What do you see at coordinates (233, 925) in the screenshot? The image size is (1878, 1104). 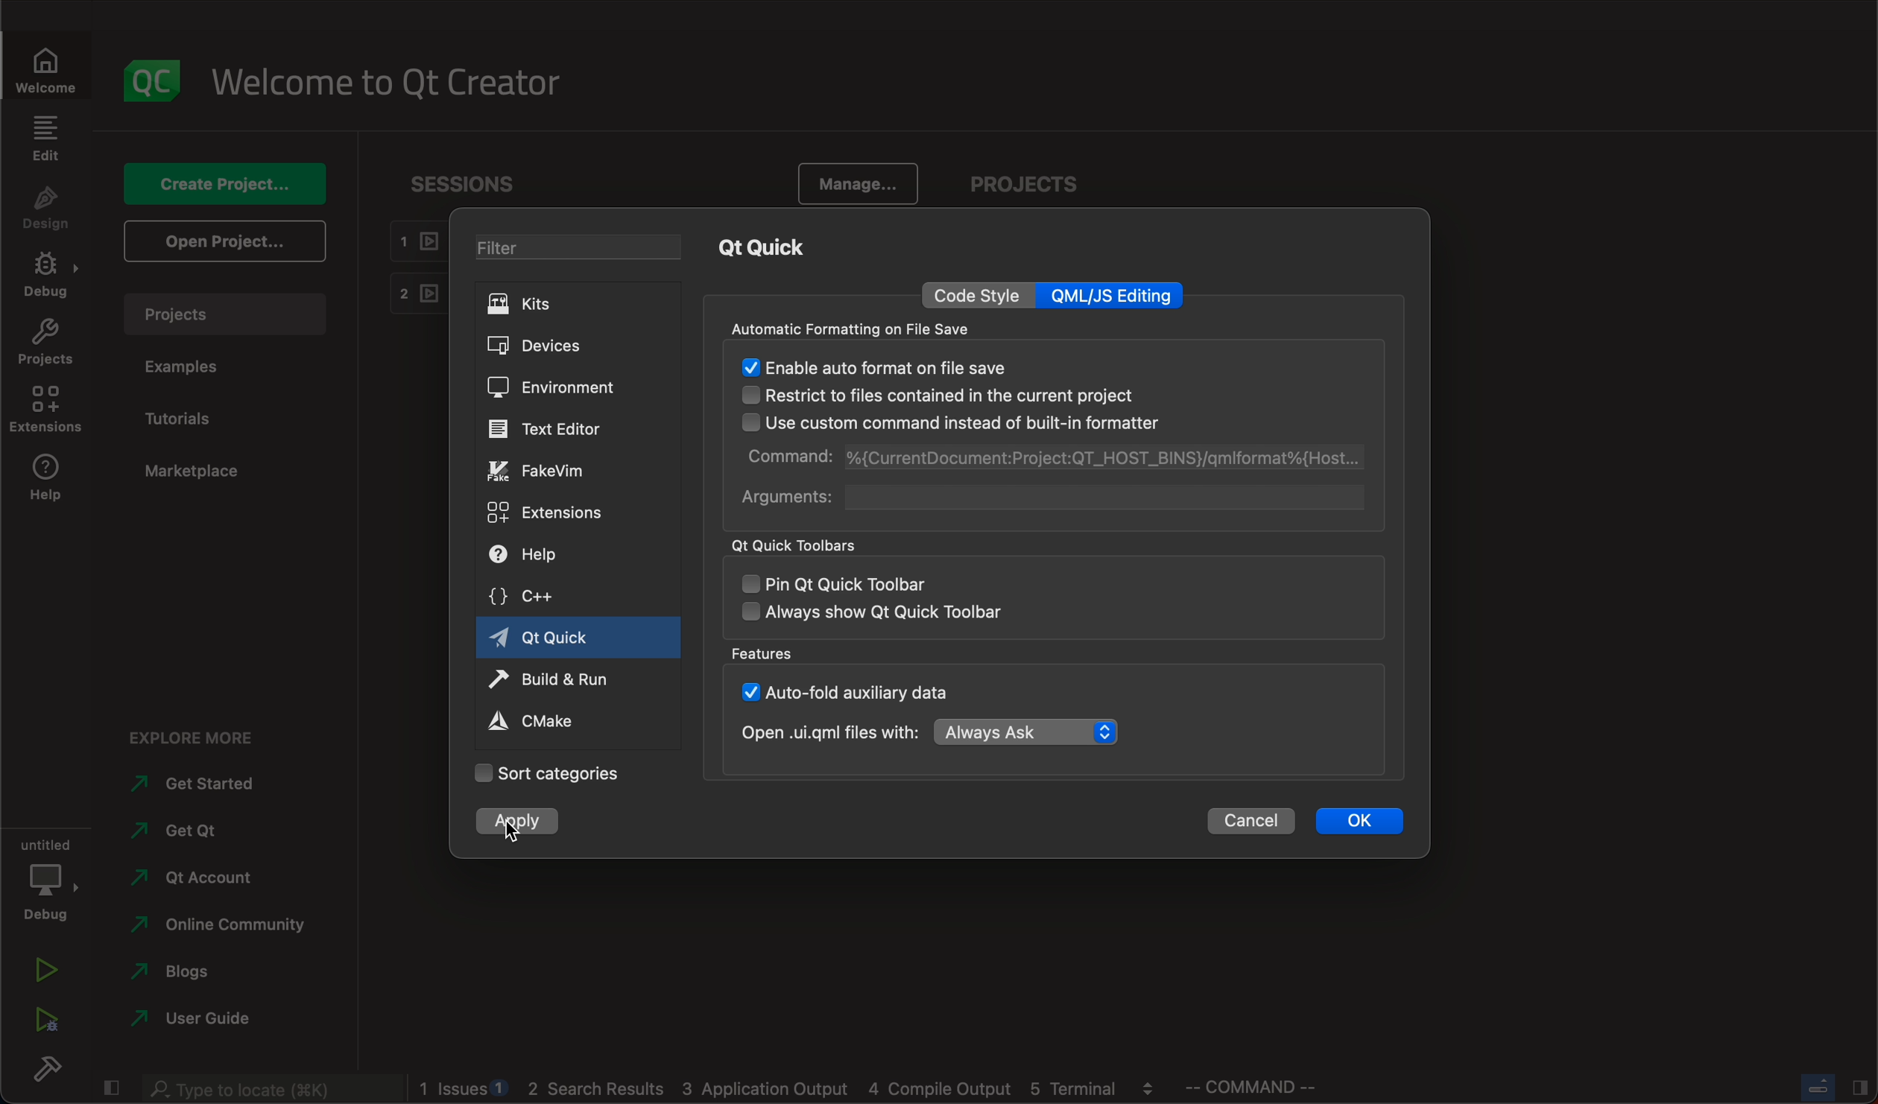 I see `community` at bounding box center [233, 925].